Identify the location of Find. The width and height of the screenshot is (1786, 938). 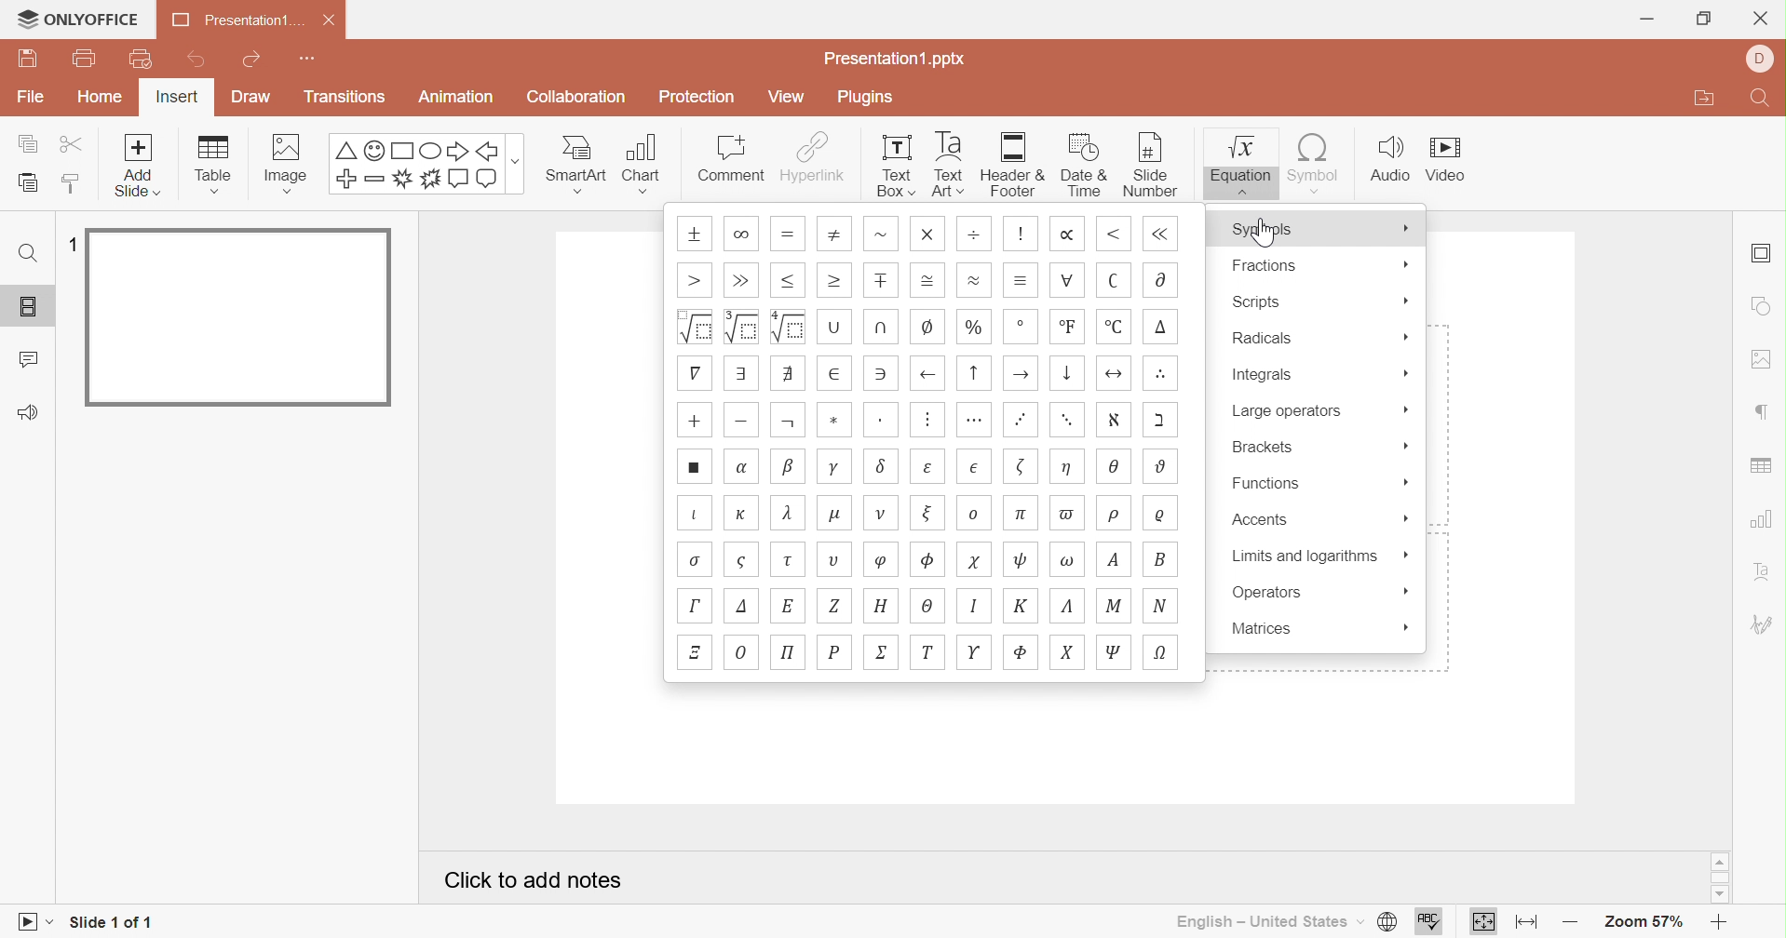
(32, 255).